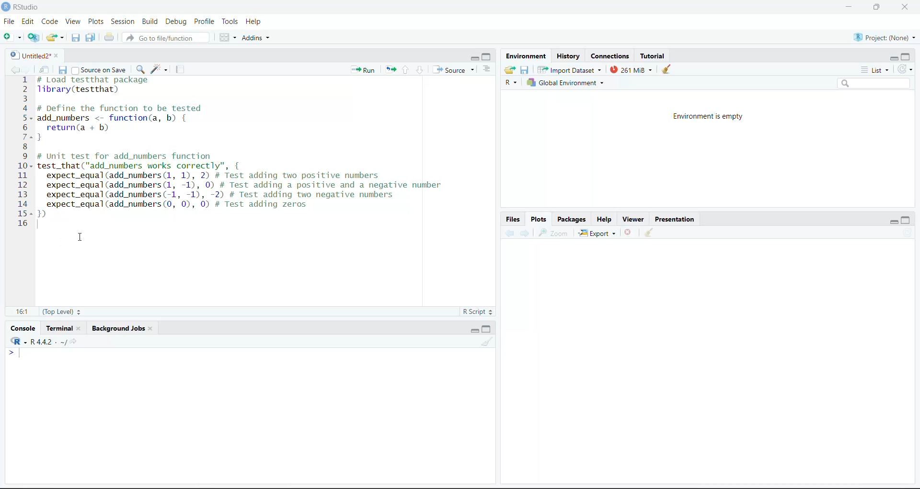 This screenshot has height=489, width=920. Describe the element at coordinates (874, 83) in the screenshot. I see `Search bar` at that location.